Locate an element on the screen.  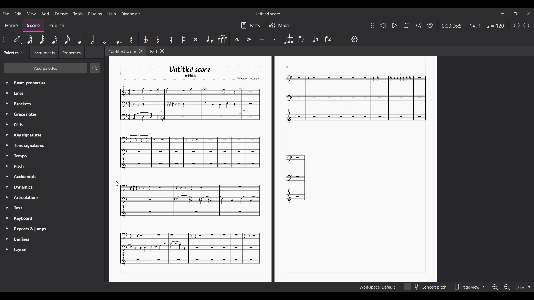
Metronome is located at coordinates (418, 25).